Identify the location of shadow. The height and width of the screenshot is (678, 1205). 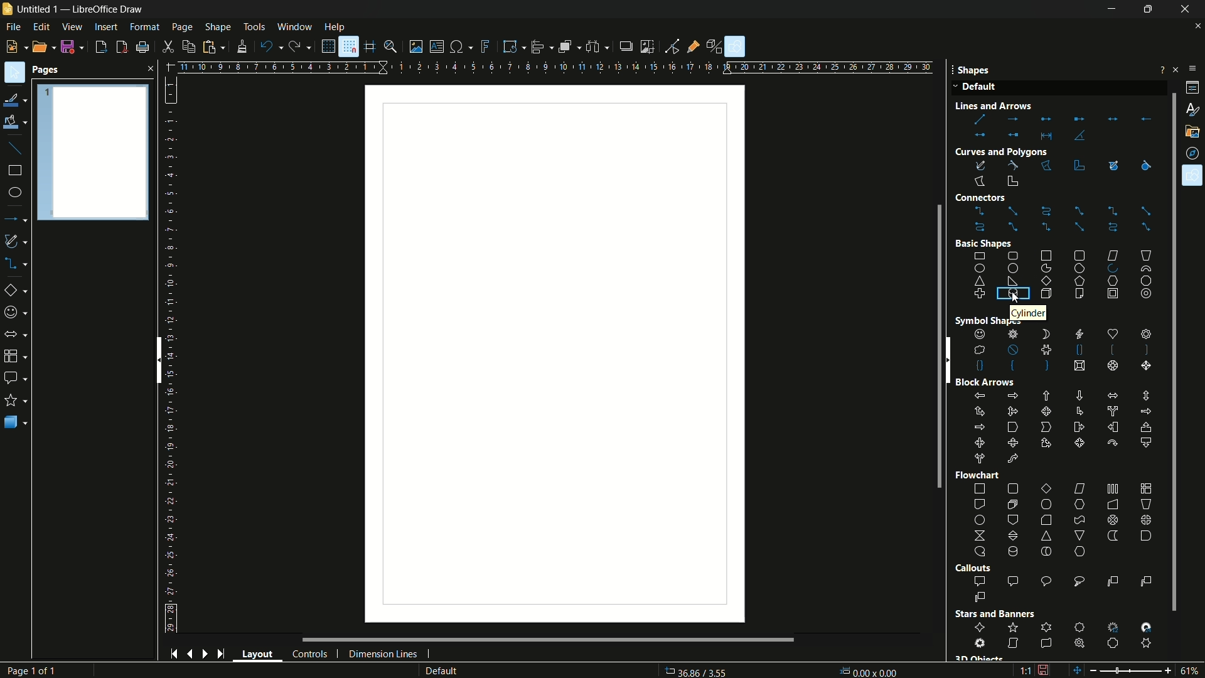
(624, 45).